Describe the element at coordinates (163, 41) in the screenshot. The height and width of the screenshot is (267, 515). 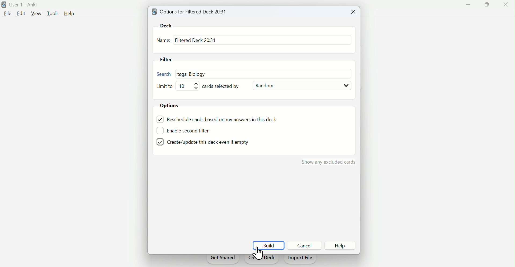
I see `Name:` at that location.